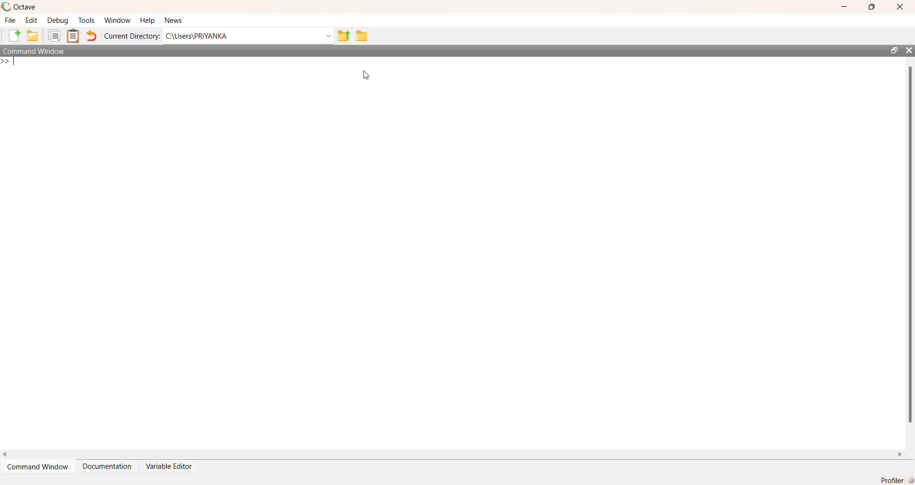  I want to click on clipboard, so click(54, 35).